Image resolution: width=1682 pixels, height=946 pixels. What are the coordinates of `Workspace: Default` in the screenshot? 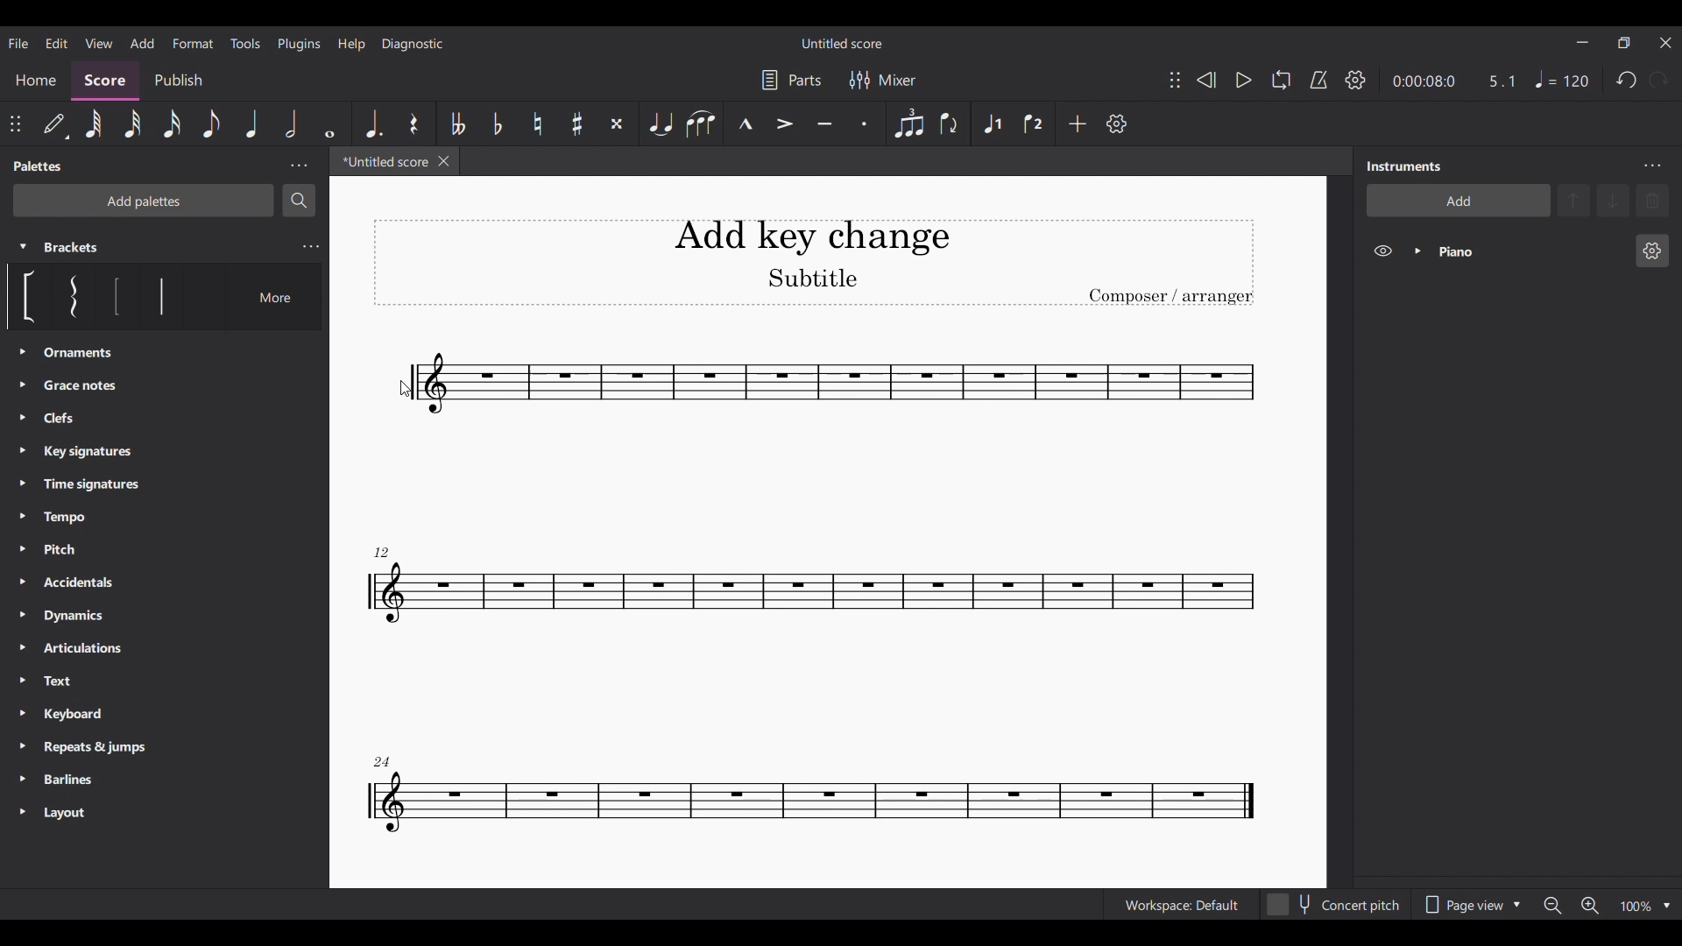 It's located at (1182, 905).